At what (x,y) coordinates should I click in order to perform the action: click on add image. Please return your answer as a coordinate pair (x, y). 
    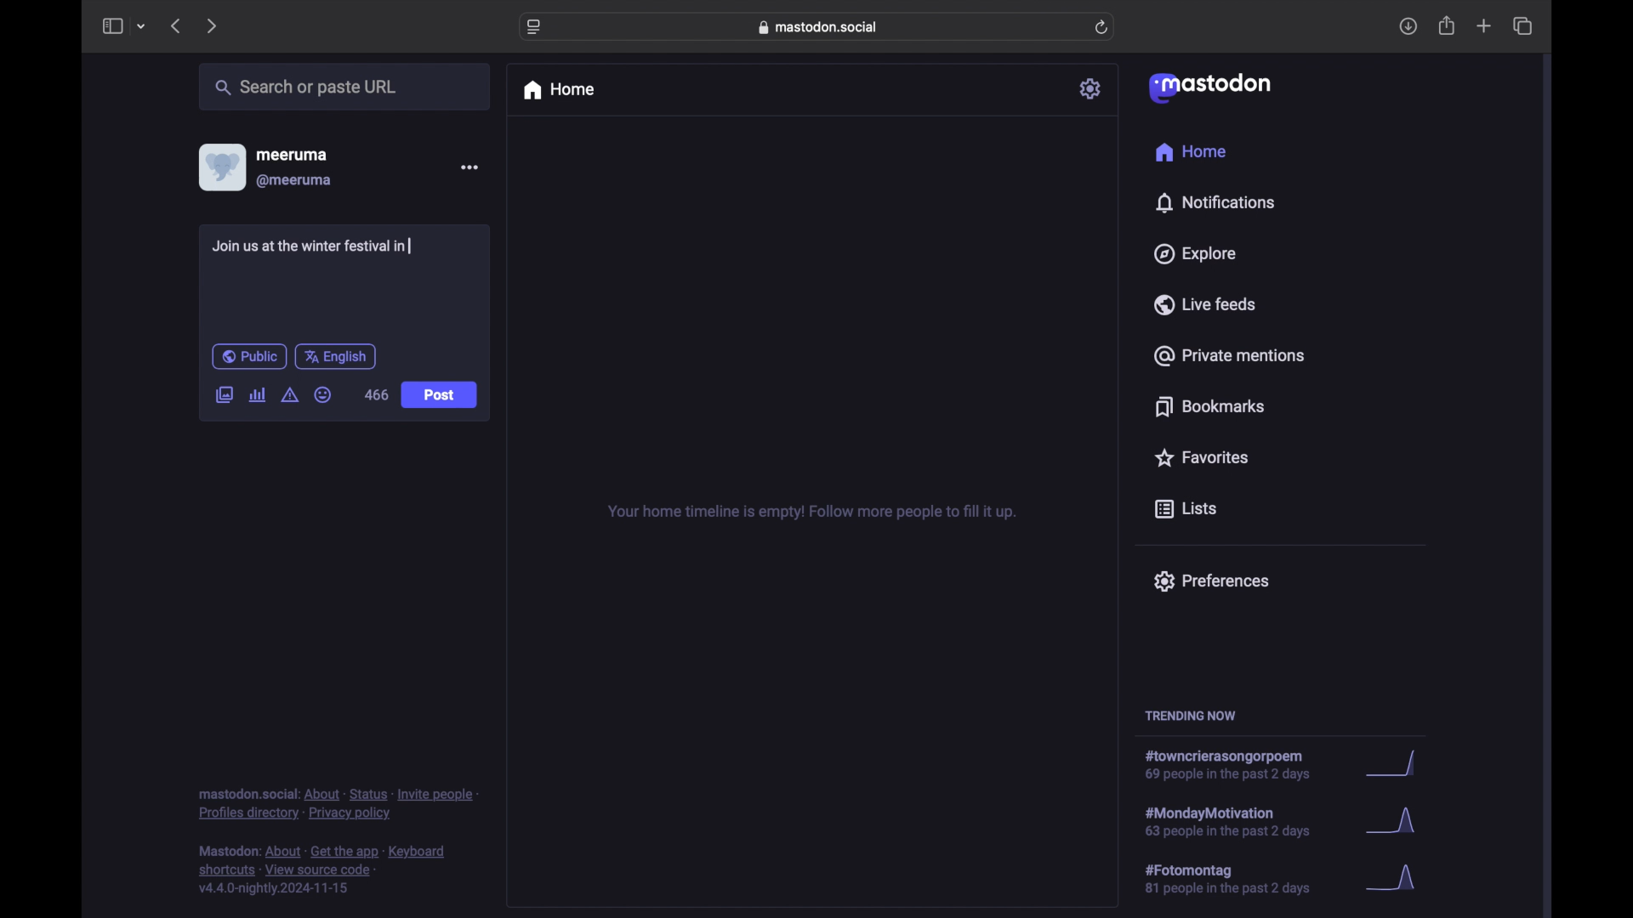
    Looking at the image, I should click on (224, 396).